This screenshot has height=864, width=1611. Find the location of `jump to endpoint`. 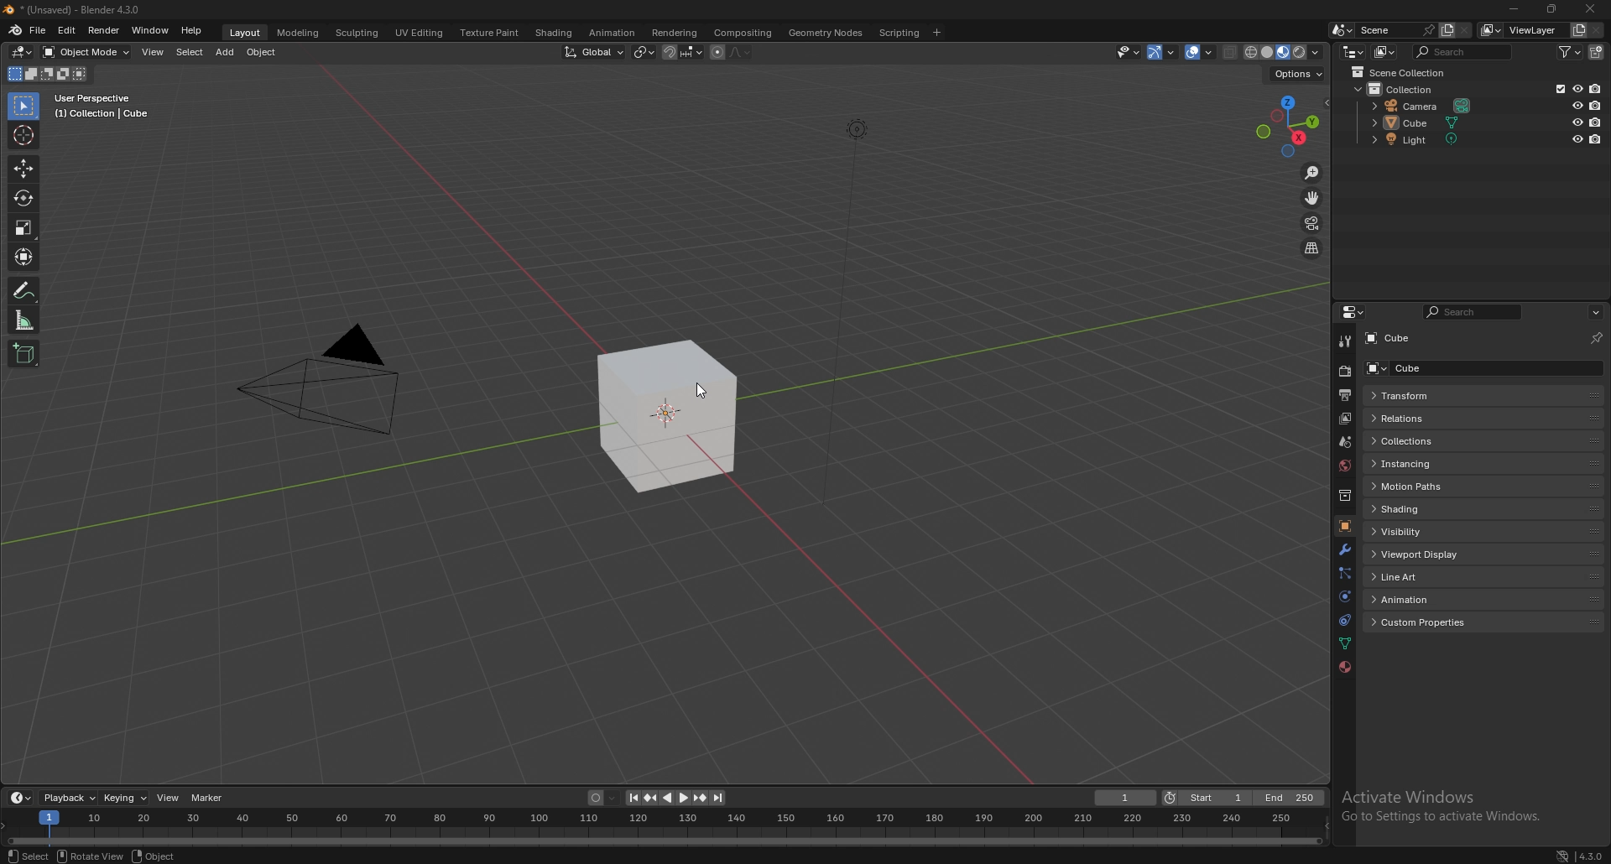

jump to endpoint is located at coordinates (632, 798).